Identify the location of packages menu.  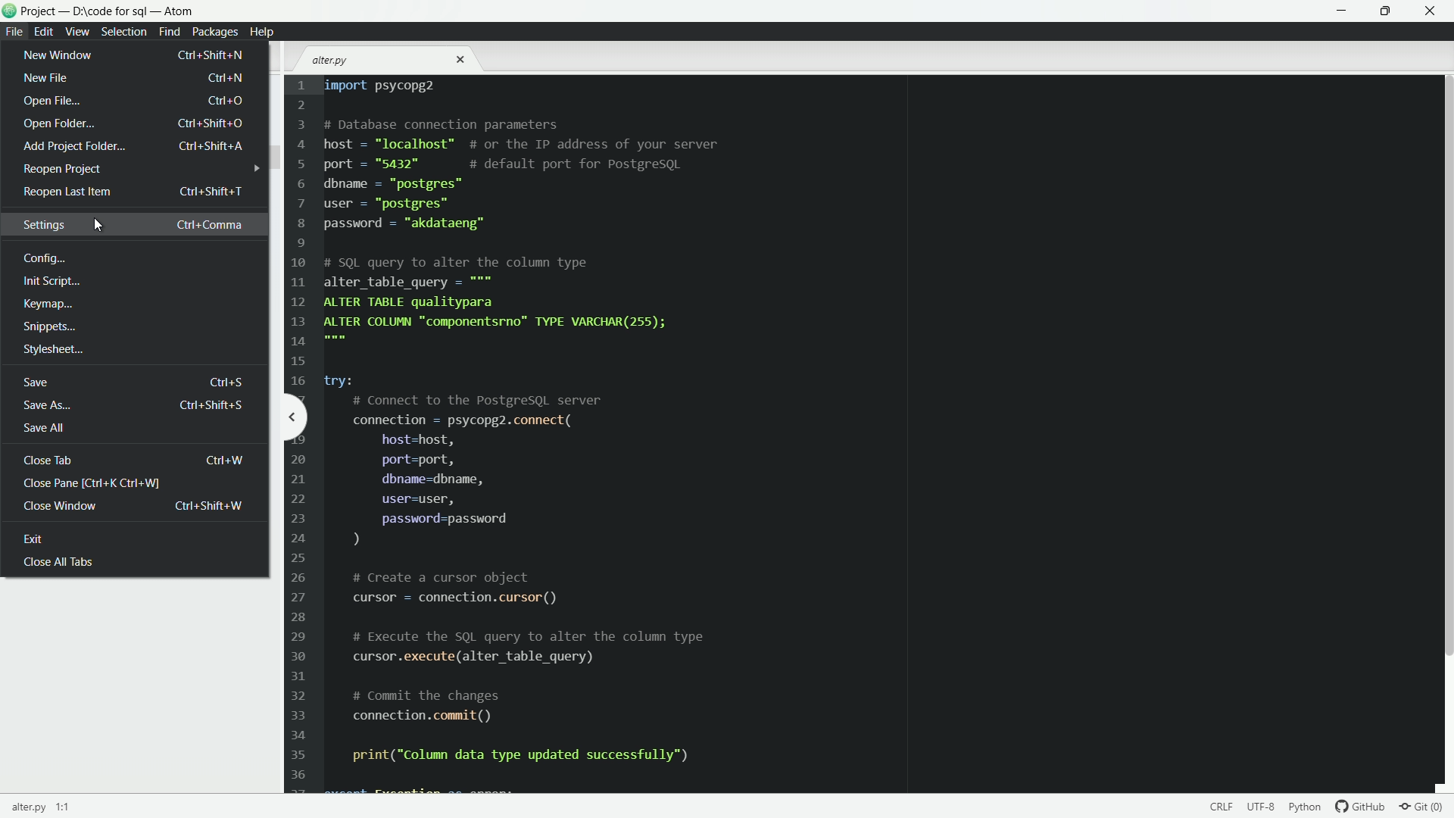
(217, 33).